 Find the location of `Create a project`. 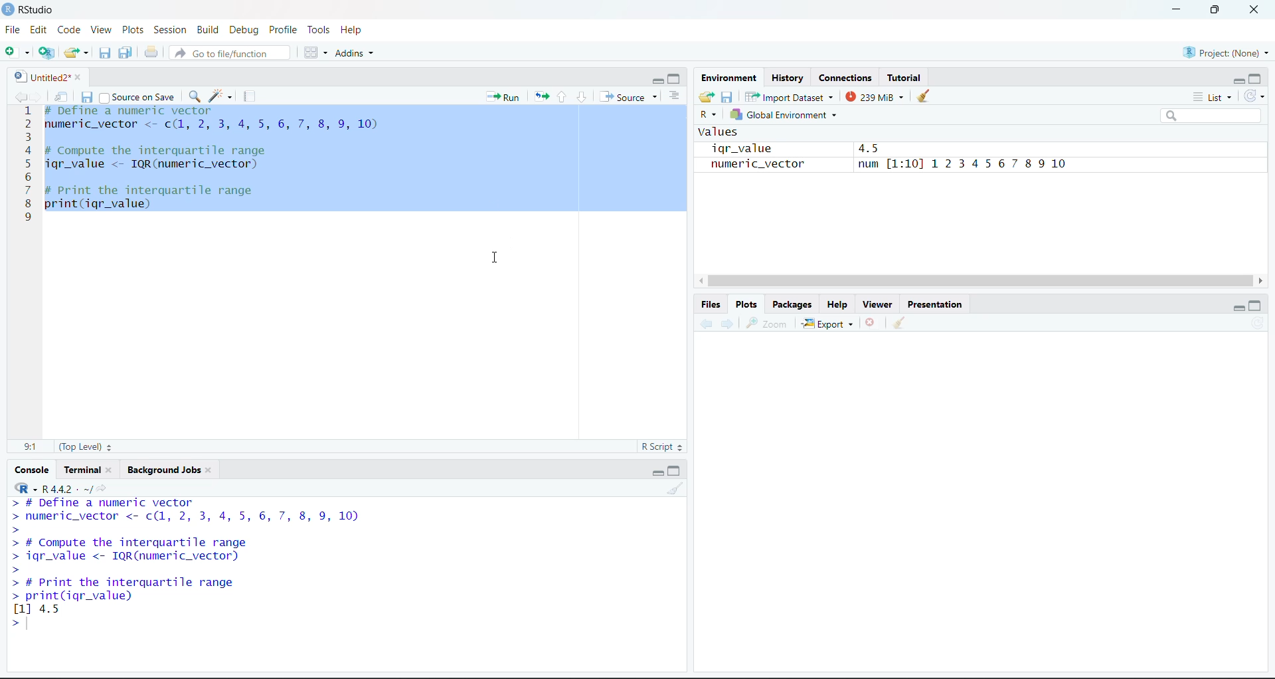

Create a project is located at coordinates (47, 51).